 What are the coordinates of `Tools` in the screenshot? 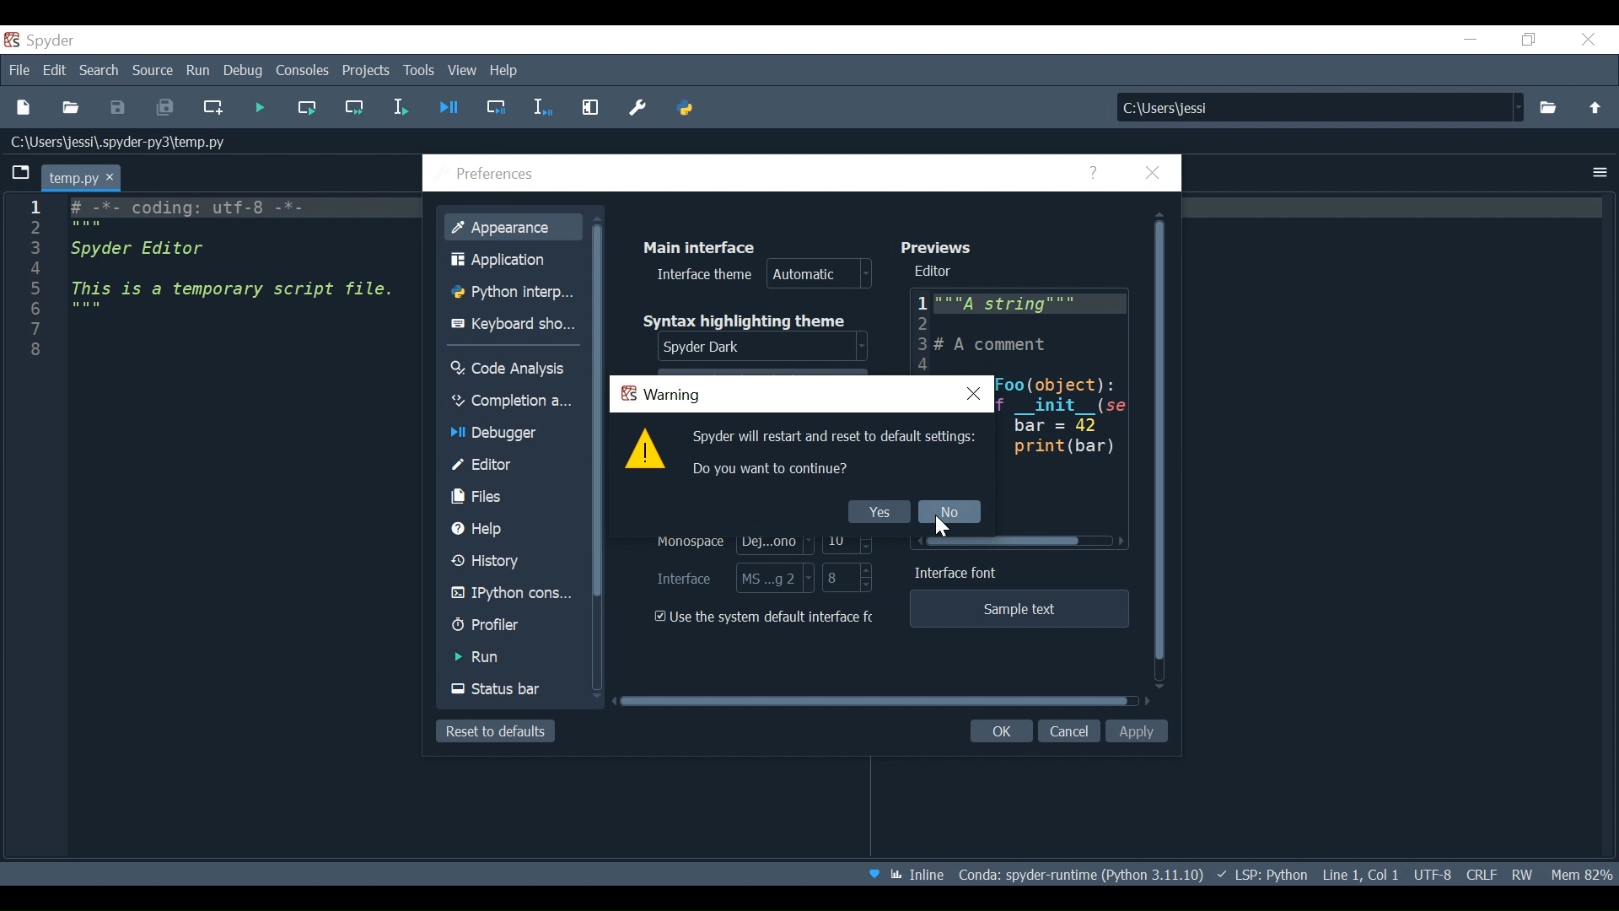 It's located at (417, 71).